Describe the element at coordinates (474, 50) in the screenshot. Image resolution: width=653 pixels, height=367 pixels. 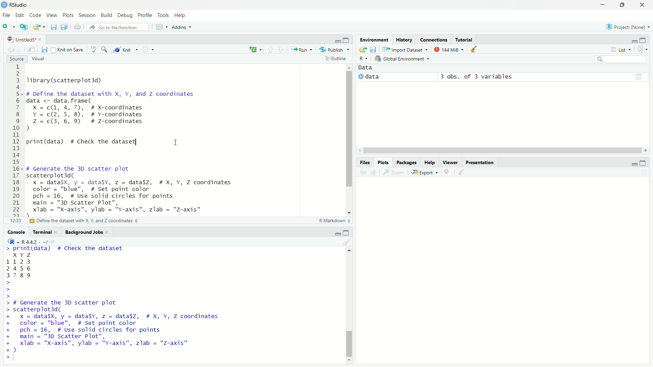
I see `clear objects from the workspace` at that location.